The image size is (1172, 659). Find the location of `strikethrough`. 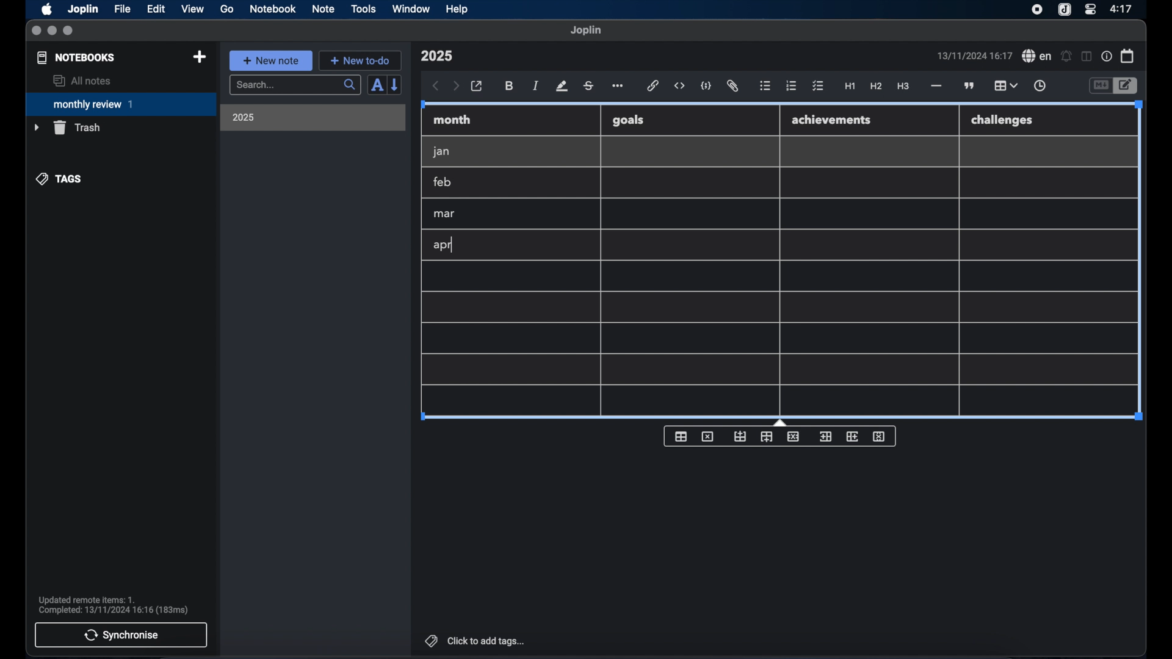

strikethrough is located at coordinates (588, 86).